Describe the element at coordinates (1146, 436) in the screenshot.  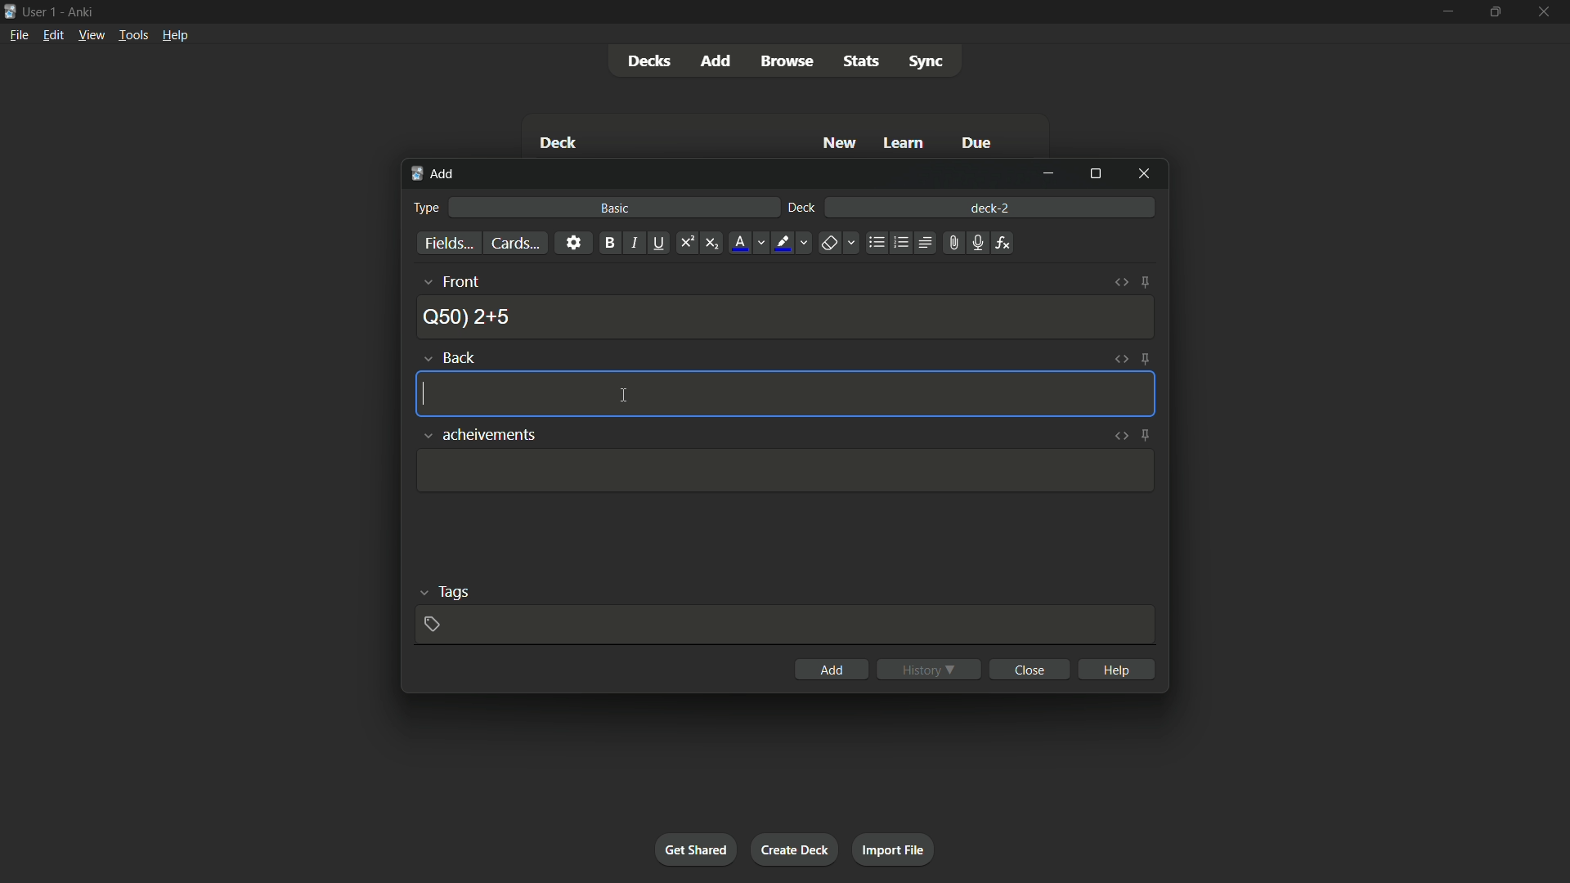
I see `toggle sticky` at that location.